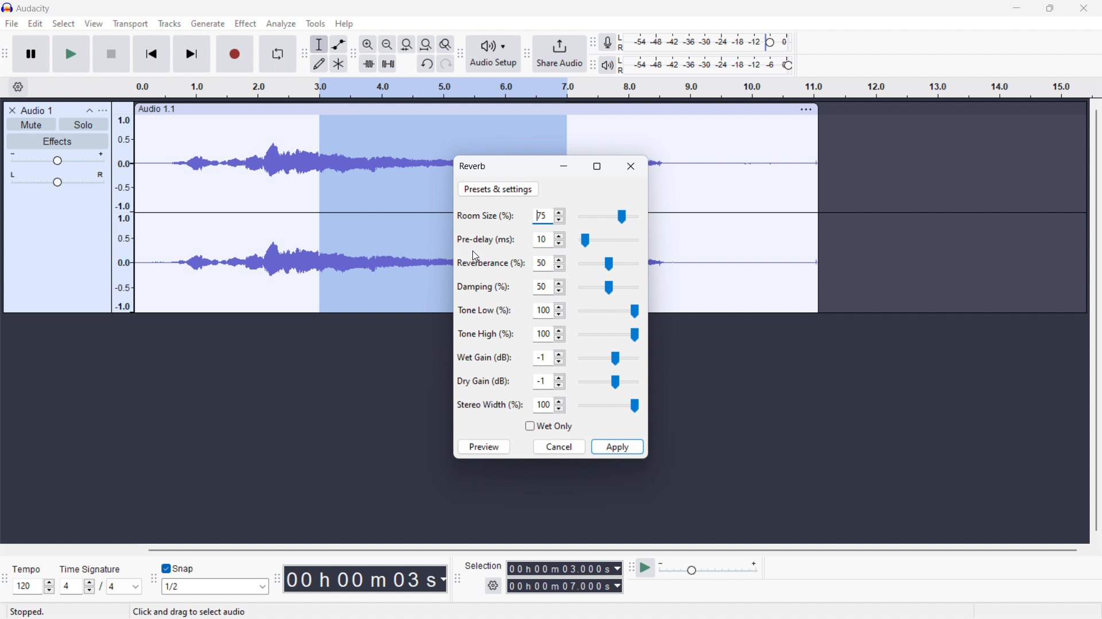 The image size is (1102, 619). Describe the element at coordinates (1018, 8) in the screenshot. I see `minimize` at that location.